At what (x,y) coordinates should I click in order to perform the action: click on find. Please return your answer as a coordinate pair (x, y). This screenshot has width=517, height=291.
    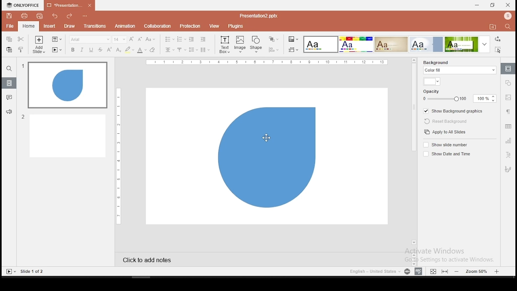
    Looking at the image, I should click on (508, 26).